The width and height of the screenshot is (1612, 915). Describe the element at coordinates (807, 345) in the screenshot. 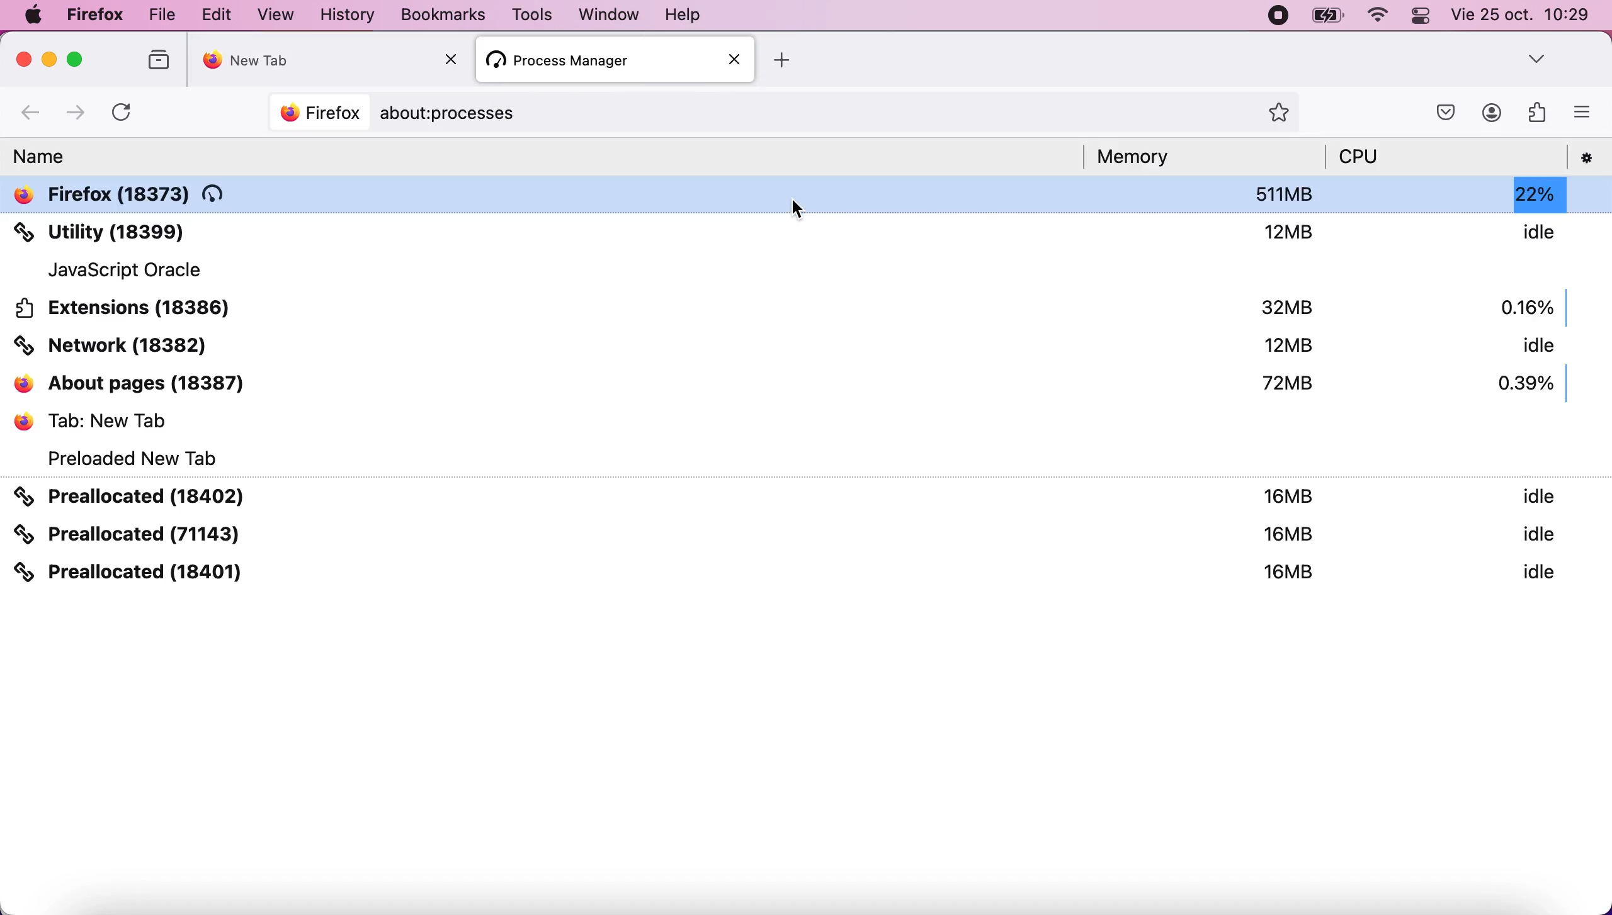

I see `Network` at that location.